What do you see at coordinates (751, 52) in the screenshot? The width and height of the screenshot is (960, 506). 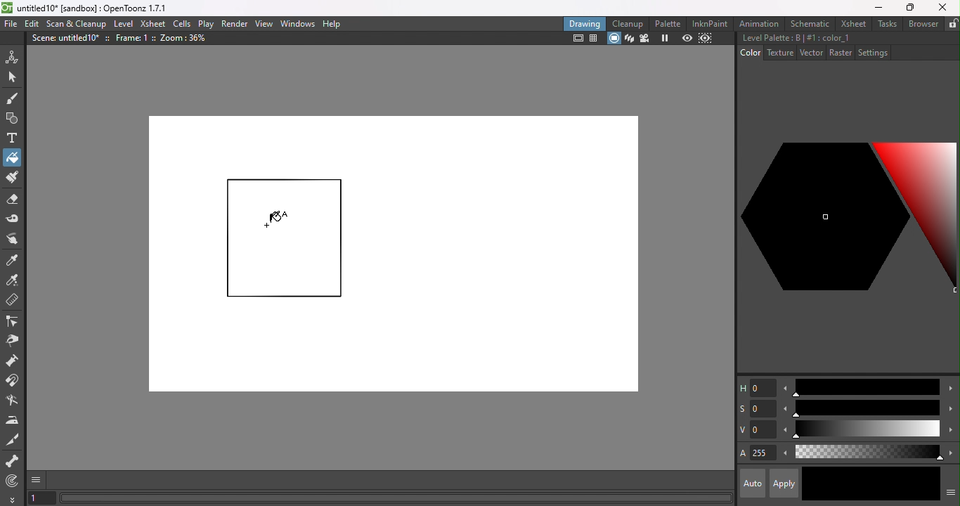 I see `Color` at bounding box center [751, 52].